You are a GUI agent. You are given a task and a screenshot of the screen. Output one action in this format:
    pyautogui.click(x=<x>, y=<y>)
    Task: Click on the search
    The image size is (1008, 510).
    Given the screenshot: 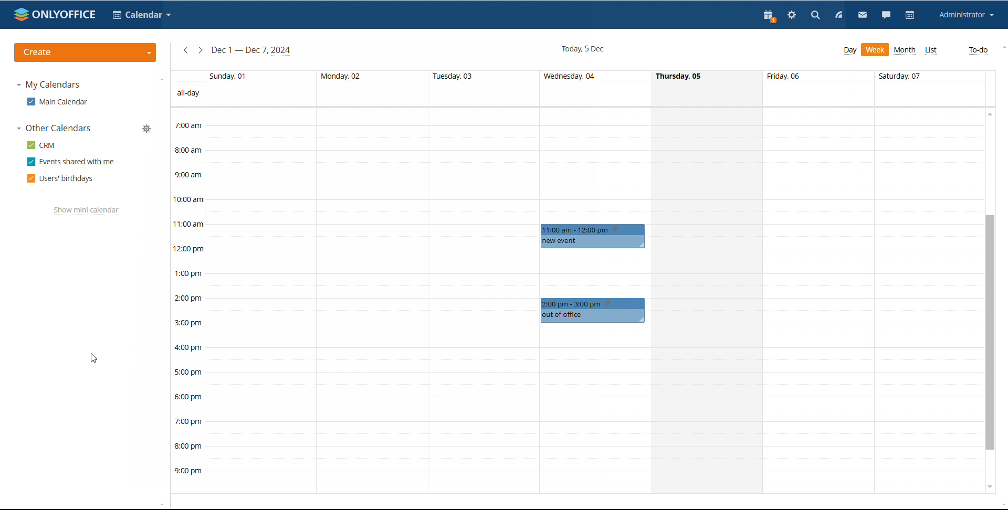 What is the action you would take?
    pyautogui.click(x=814, y=16)
    